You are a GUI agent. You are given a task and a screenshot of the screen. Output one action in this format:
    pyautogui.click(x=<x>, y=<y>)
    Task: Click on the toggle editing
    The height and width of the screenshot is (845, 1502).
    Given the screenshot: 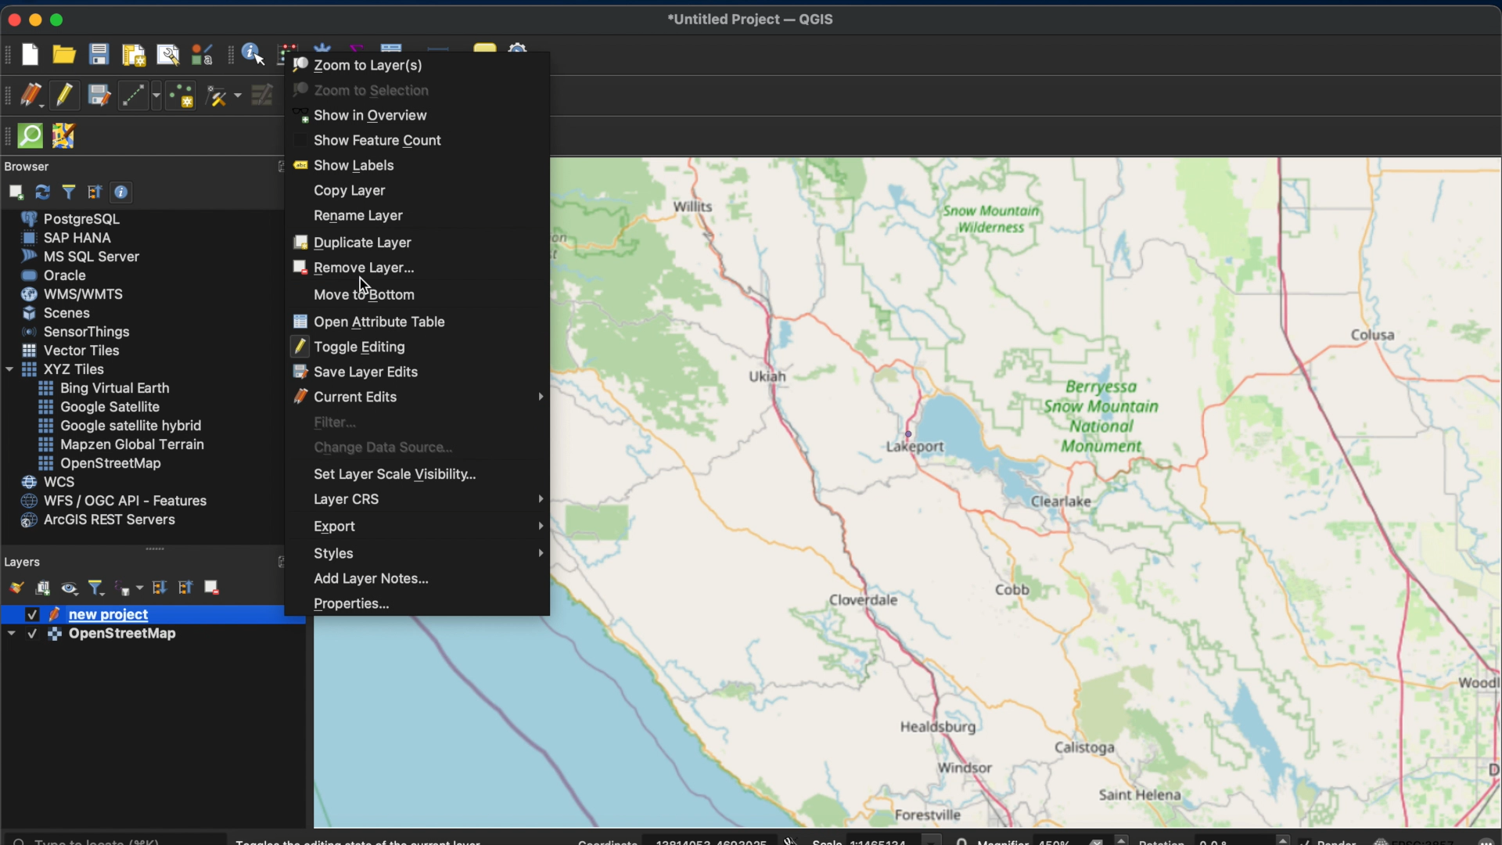 What is the action you would take?
    pyautogui.click(x=348, y=346)
    